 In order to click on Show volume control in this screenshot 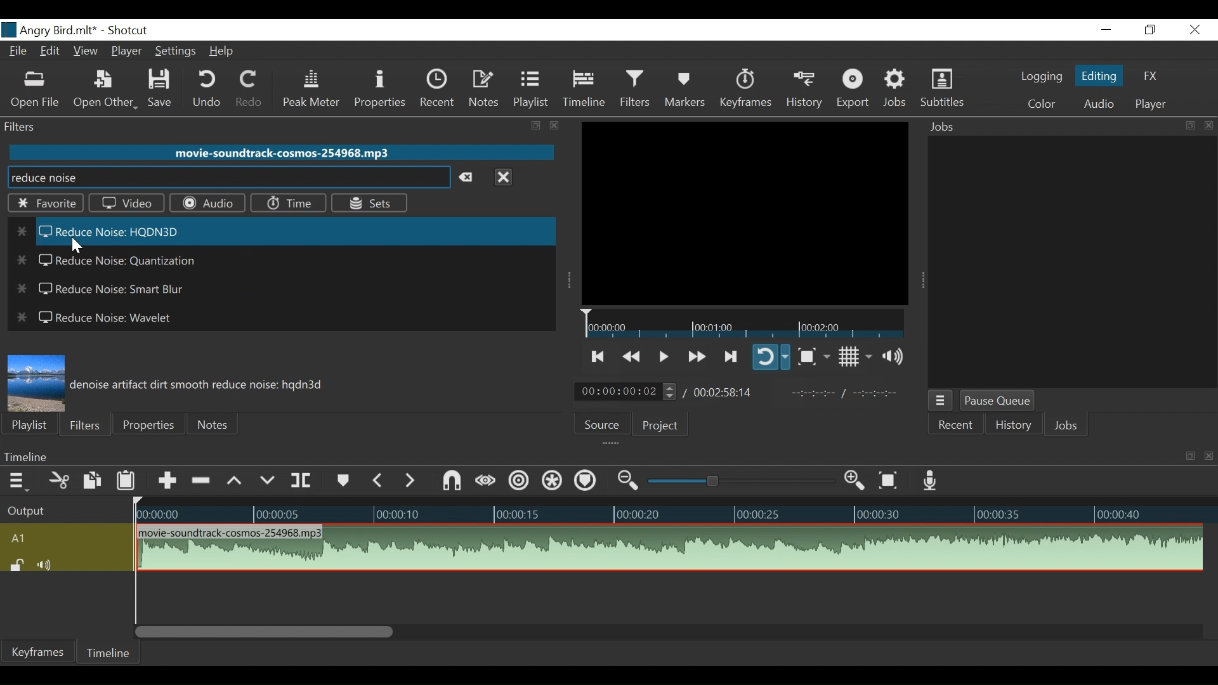, I will do `click(896, 358)`.